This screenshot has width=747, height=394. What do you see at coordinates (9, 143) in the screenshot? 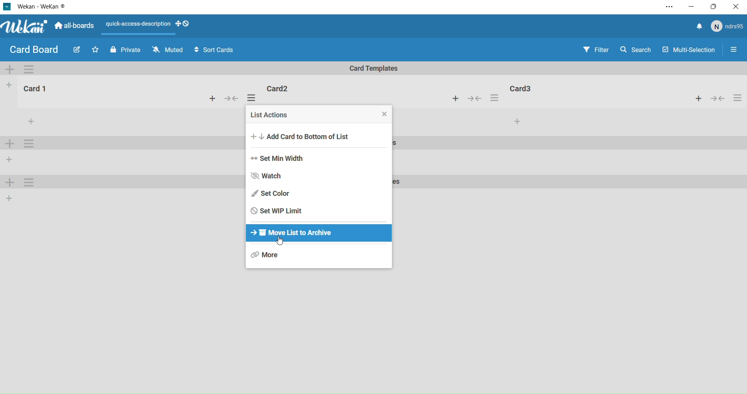
I see `add` at bounding box center [9, 143].